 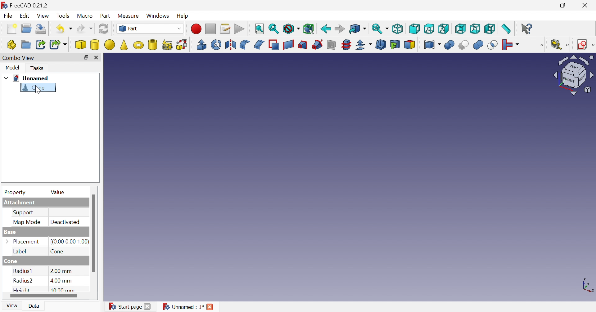 I want to click on Create sketch, so click(x=582, y=45).